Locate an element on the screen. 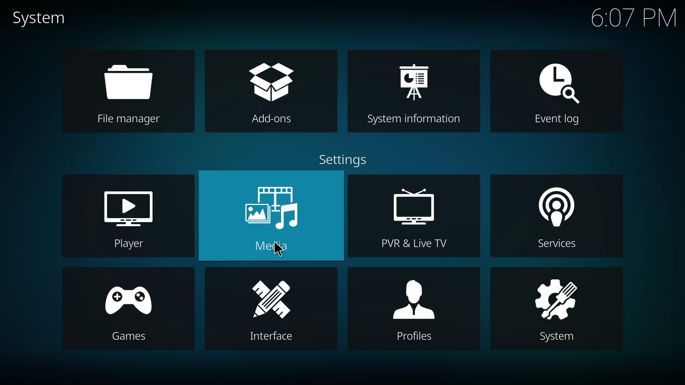  Services is located at coordinates (559, 246).